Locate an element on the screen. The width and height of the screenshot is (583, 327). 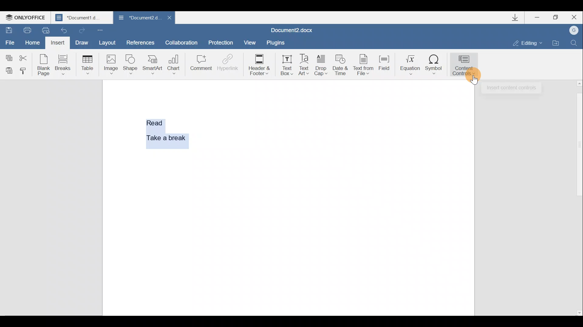
Image is located at coordinates (111, 64).